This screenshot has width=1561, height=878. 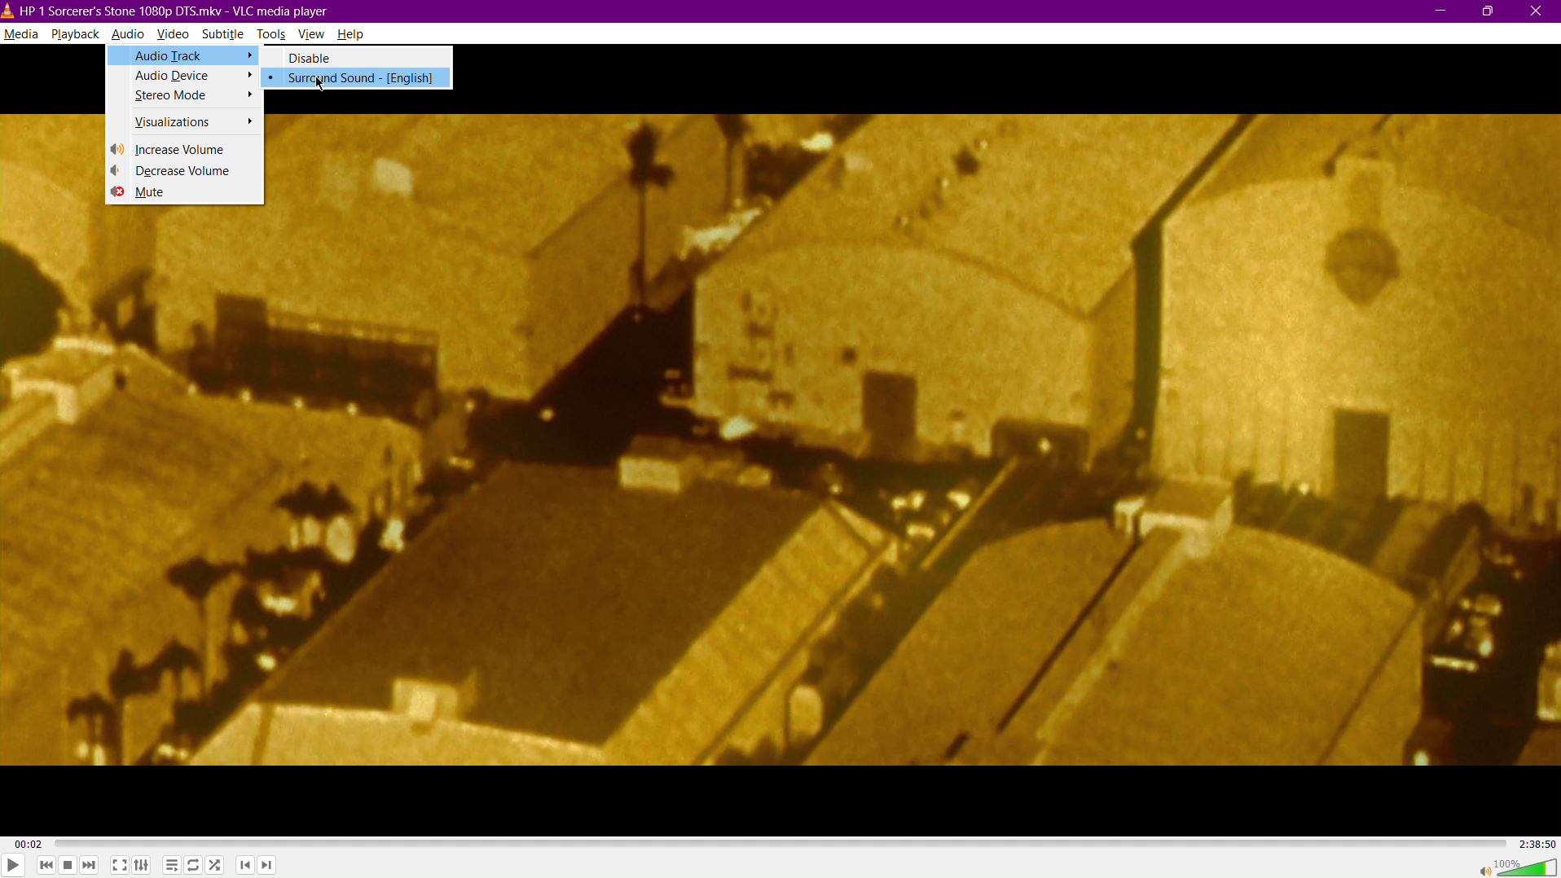 What do you see at coordinates (1489, 11) in the screenshot?
I see `Maximize` at bounding box center [1489, 11].